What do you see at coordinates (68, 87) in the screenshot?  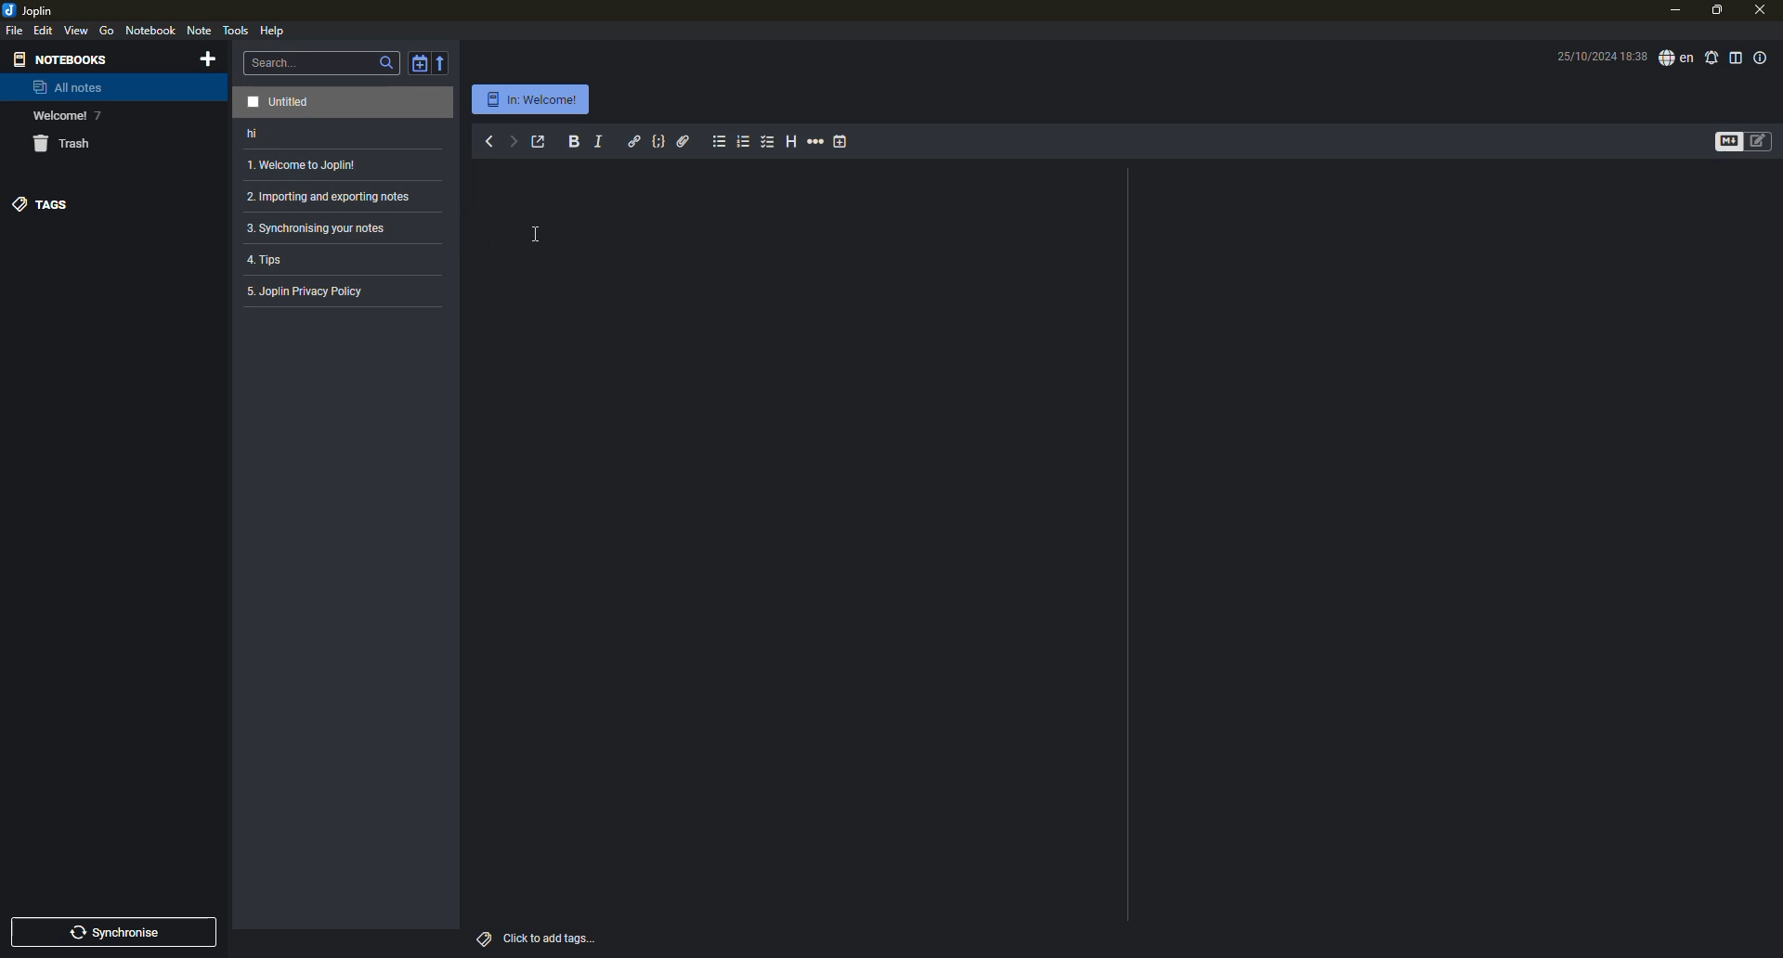 I see `all notes` at bounding box center [68, 87].